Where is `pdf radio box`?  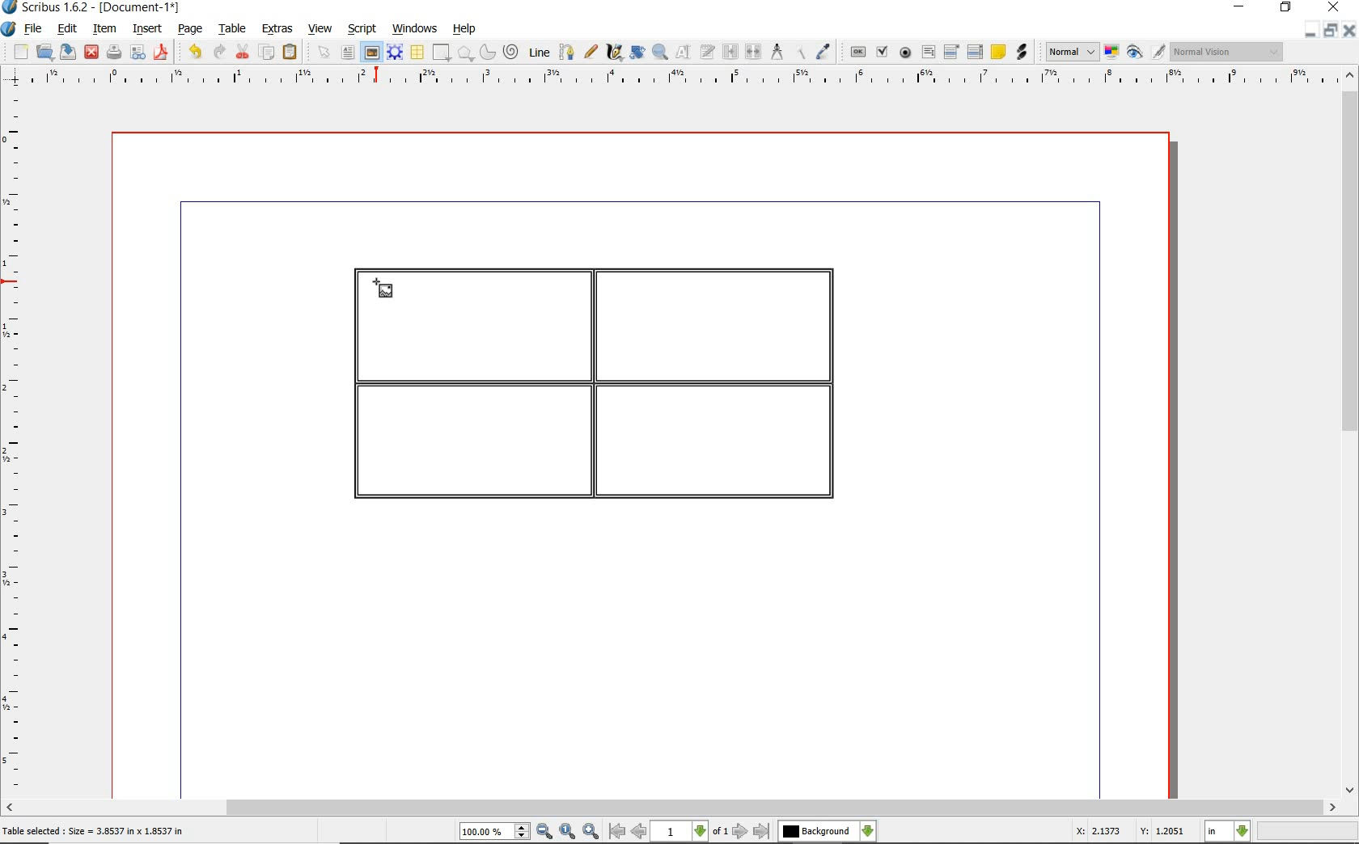 pdf radio box is located at coordinates (906, 53).